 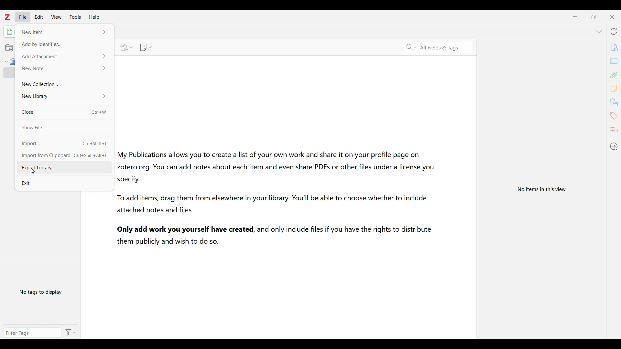 I want to click on Import Ctrl+Shift+I, so click(x=64, y=142).